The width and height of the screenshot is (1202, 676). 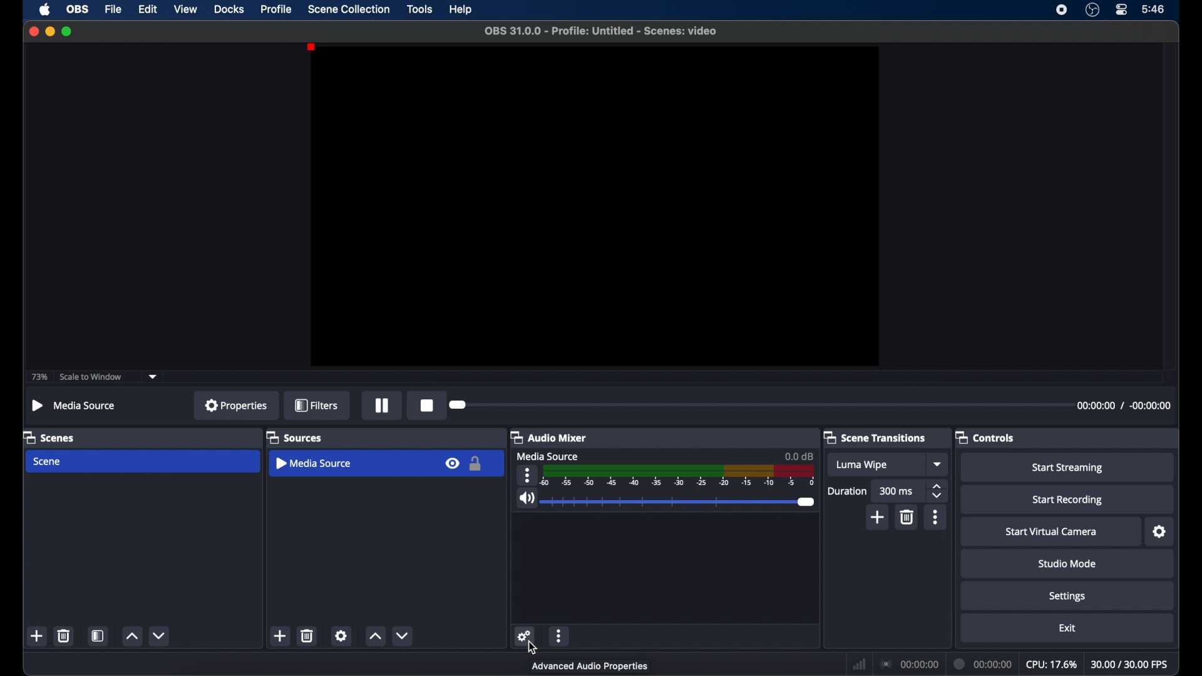 I want to click on apple icon, so click(x=44, y=9).